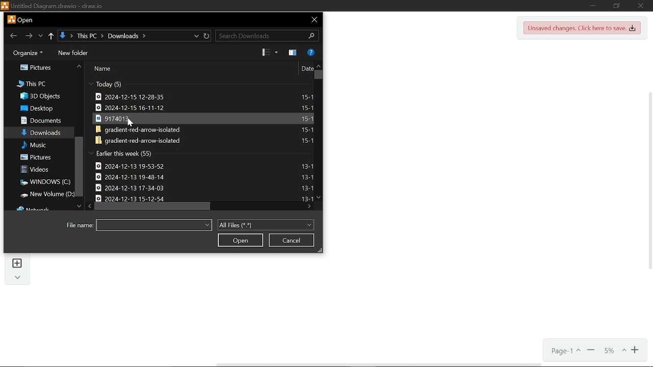  What do you see at coordinates (17, 263) in the screenshot?
I see `insert` at bounding box center [17, 263].